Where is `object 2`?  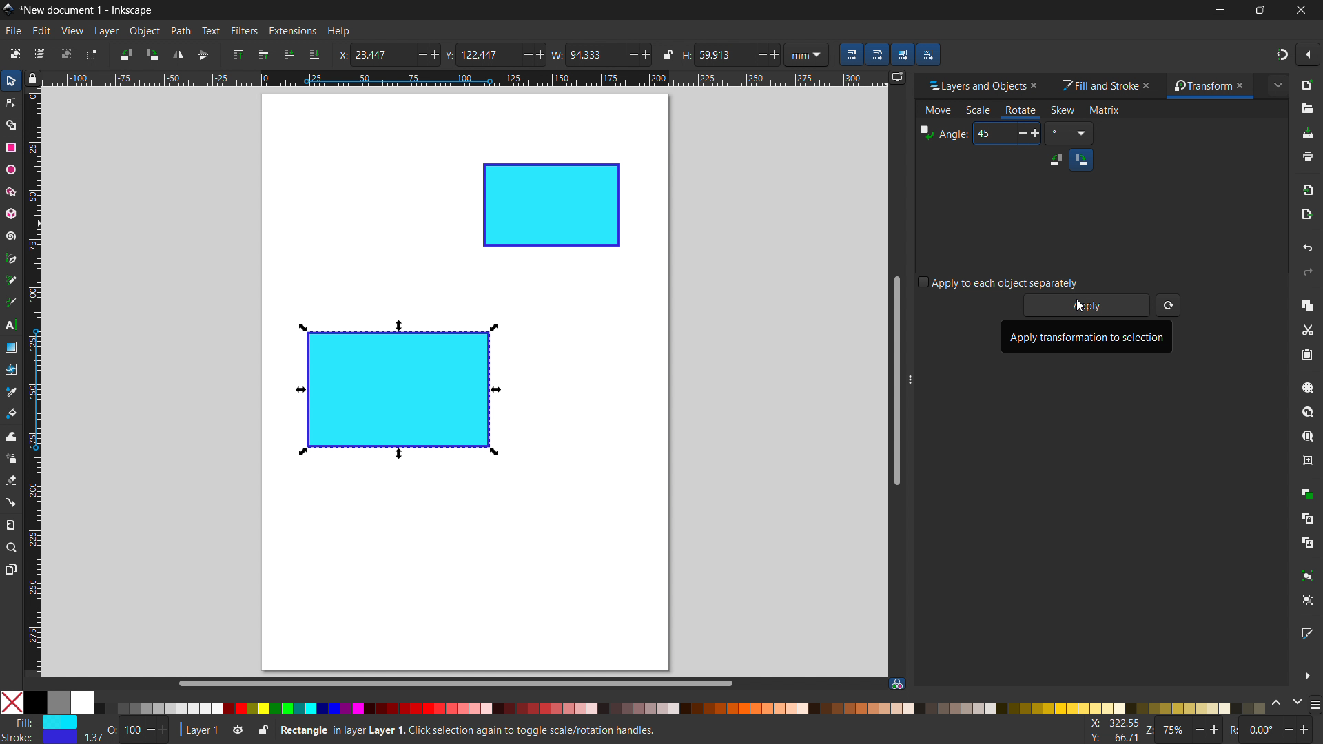
object 2 is located at coordinates (552, 205).